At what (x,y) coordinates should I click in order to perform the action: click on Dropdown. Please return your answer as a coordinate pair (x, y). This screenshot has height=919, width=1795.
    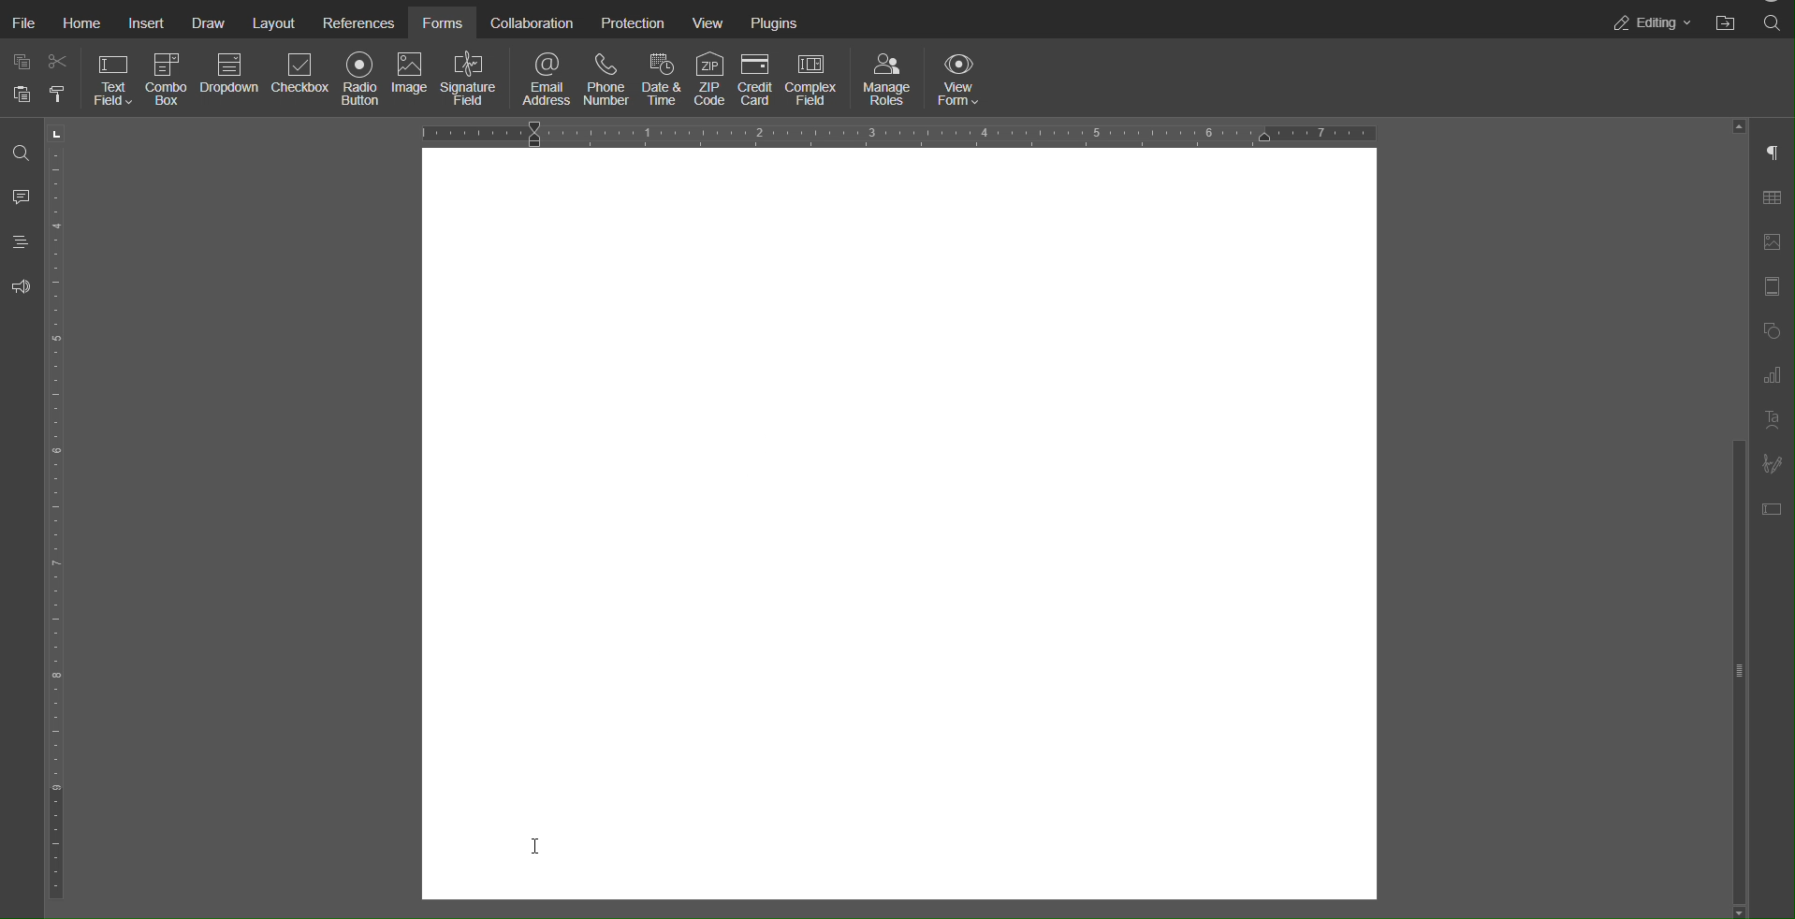
    Looking at the image, I should click on (231, 81).